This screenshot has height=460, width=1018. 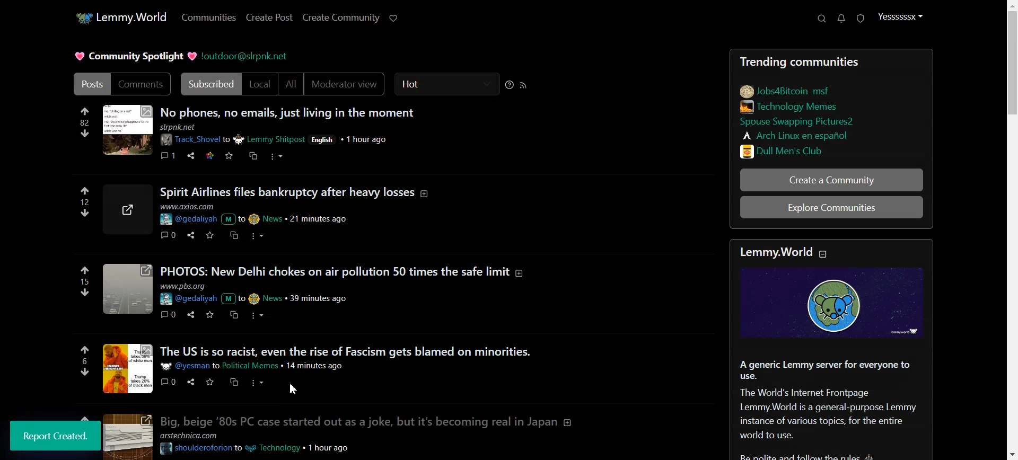 What do you see at coordinates (127, 131) in the screenshot?
I see `image` at bounding box center [127, 131].